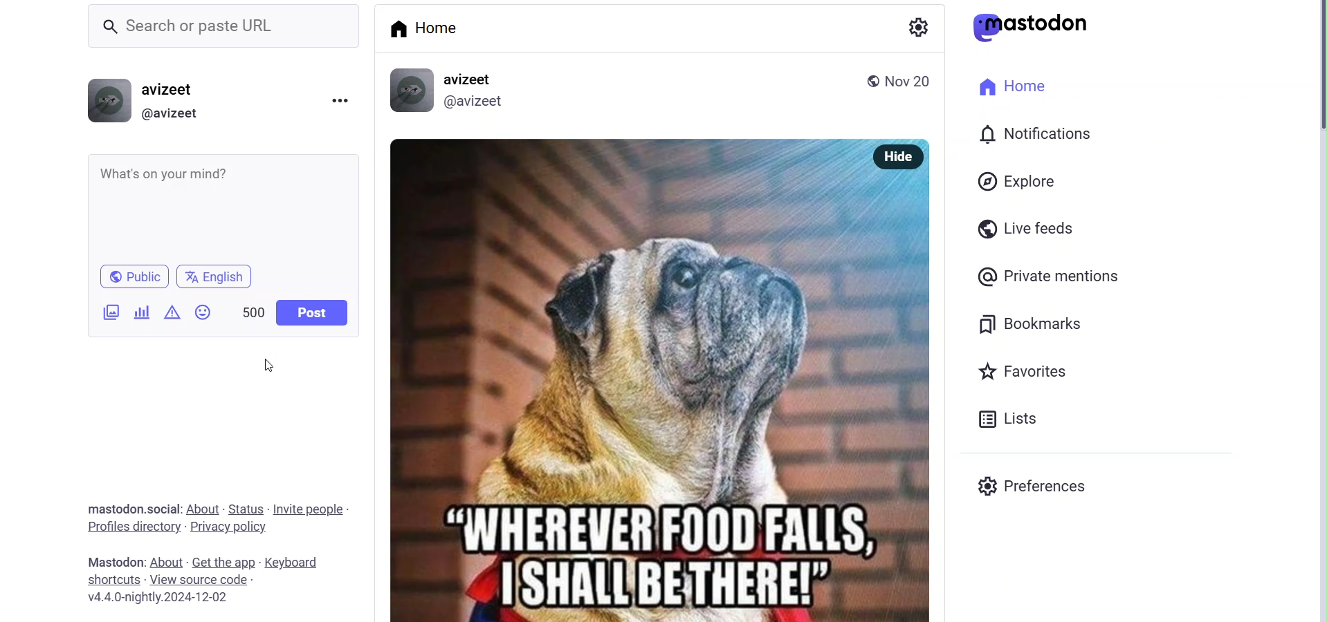  What do you see at coordinates (268, 365) in the screenshot?
I see `cursor` at bounding box center [268, 365].